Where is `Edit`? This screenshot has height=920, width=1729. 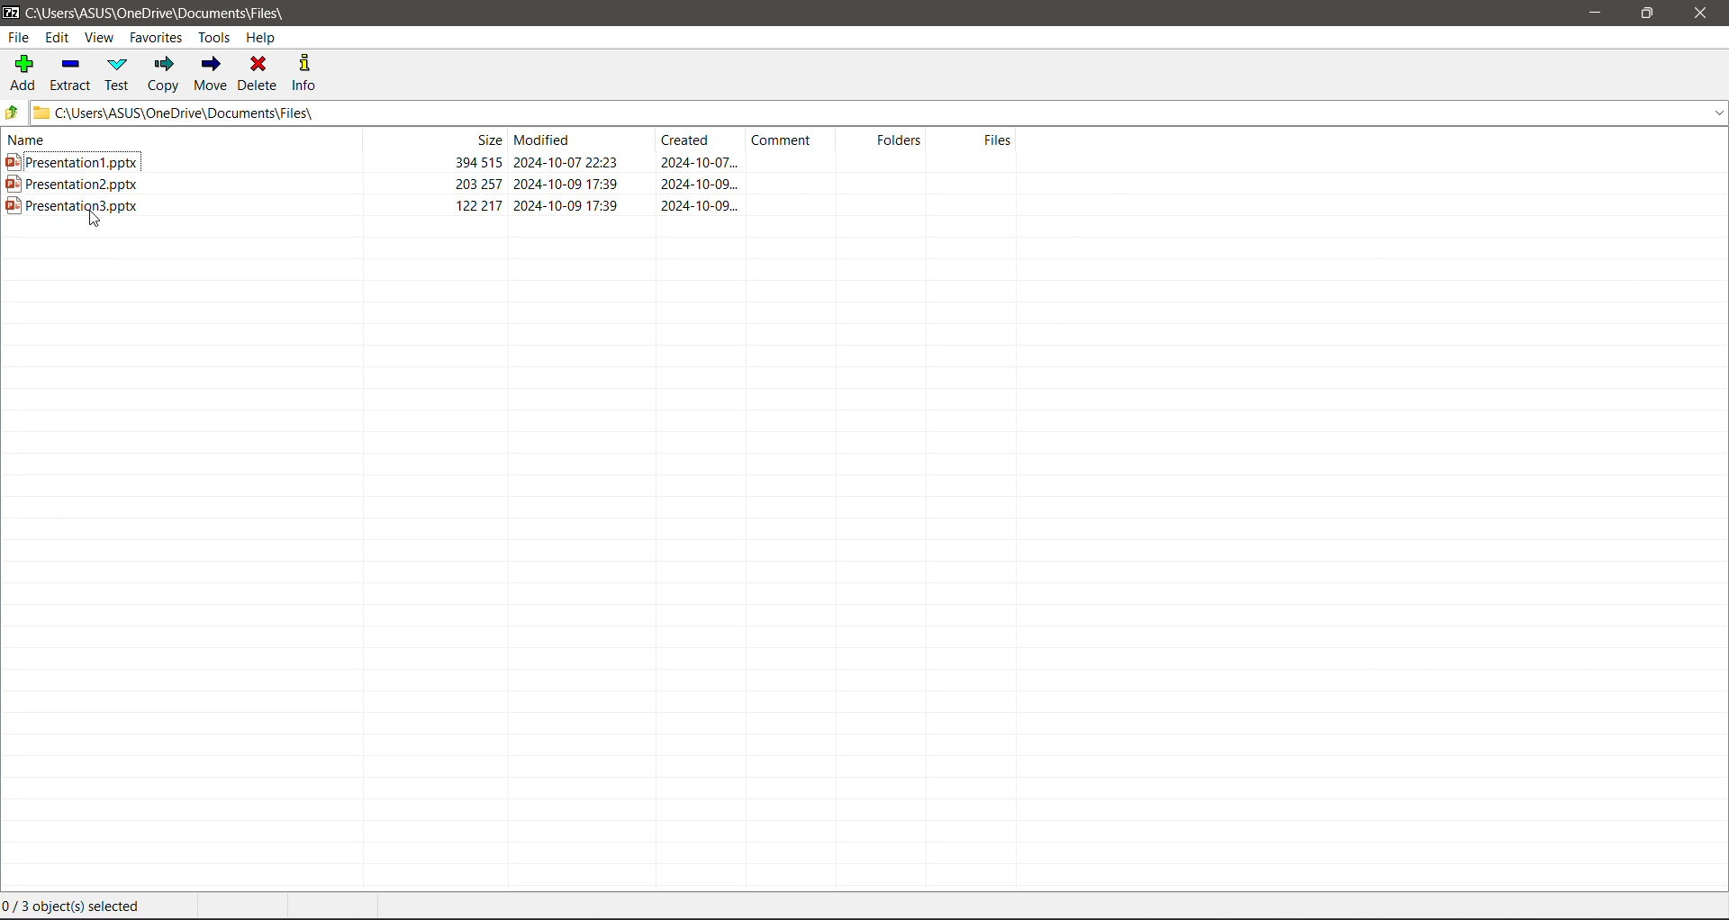 Edit is located at coordinates (58, 38).